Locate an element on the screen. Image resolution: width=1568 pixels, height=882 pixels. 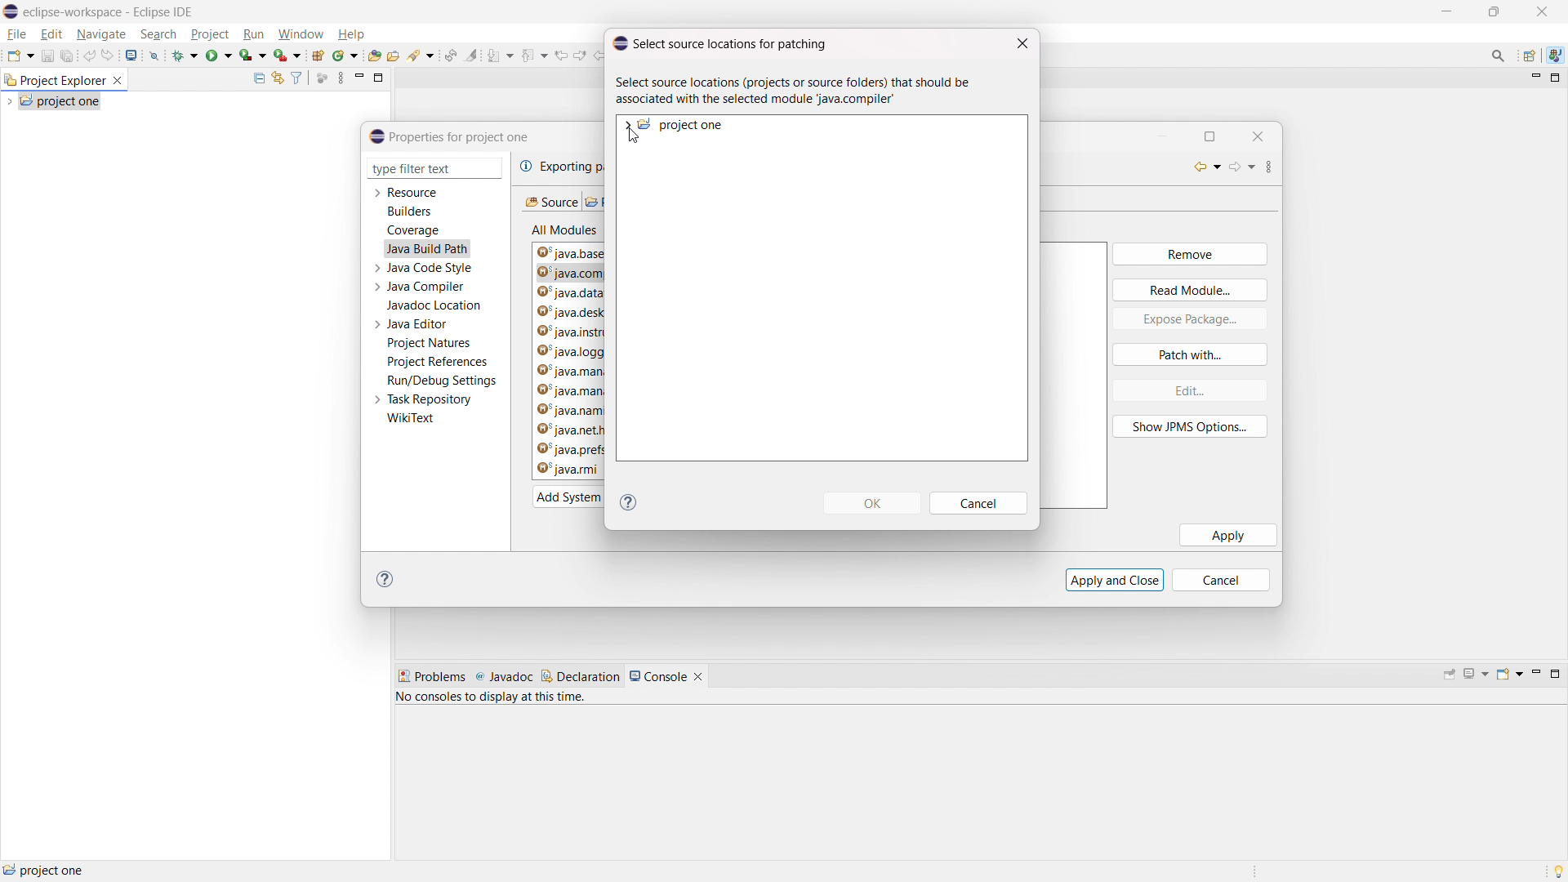
run is located at coordinates (254, 34).